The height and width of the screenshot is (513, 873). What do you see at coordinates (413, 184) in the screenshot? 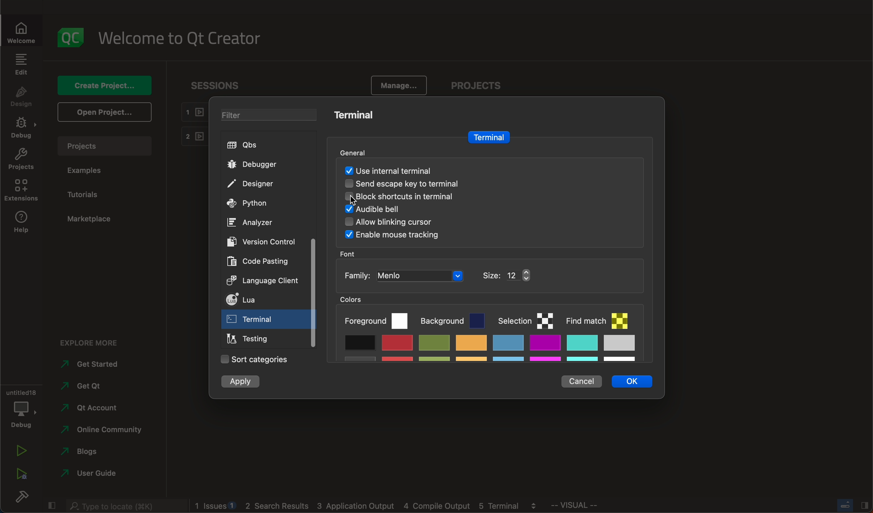
I see `send escape key` at bounding box center [413, 184].